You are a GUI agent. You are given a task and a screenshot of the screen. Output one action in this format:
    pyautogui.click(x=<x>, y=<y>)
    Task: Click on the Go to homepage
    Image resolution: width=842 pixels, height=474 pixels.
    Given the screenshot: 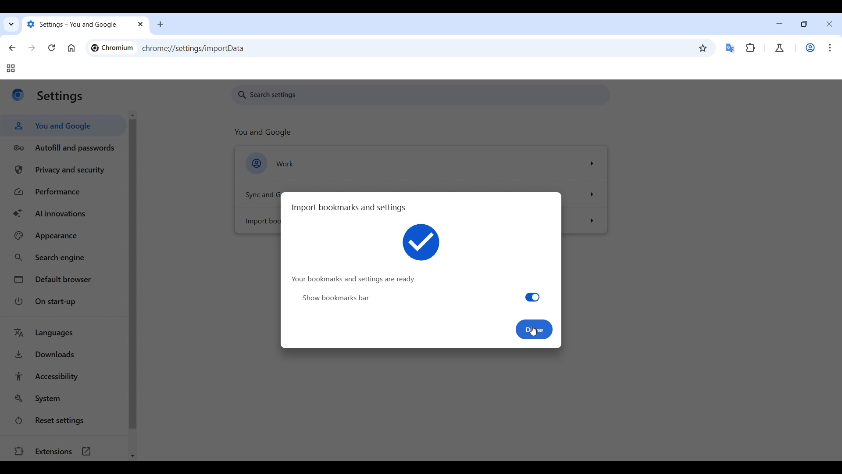 What is the action you would take?
    pyautogui.click(x=71, y=48)
    